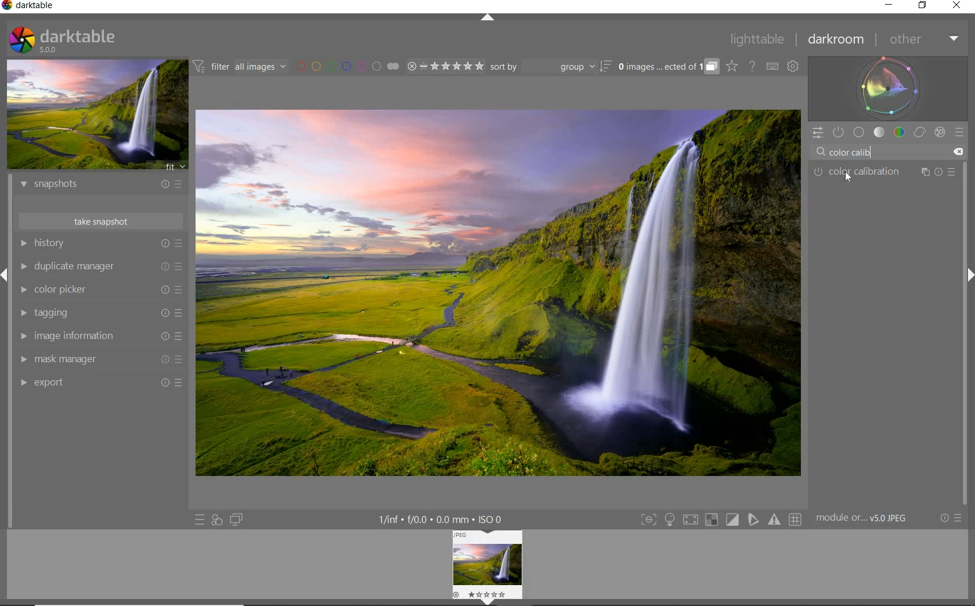 The image size is (975, 606). I want to click on tagging, so click(100, 313).